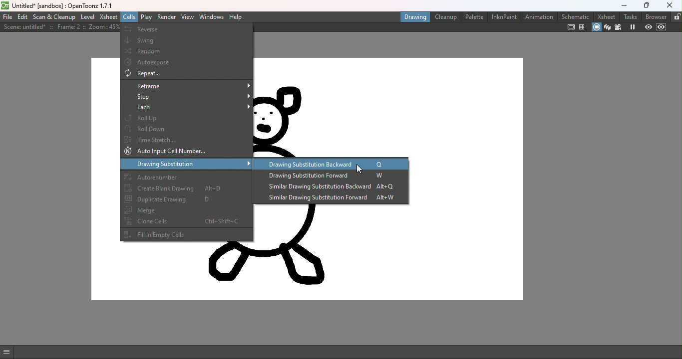 This screenshot has height=359, width=682. What do you see at coordinates (330, 198) in the screenshot?
I see `Similar drawing substitution forward` at bounding box center [330, 198].